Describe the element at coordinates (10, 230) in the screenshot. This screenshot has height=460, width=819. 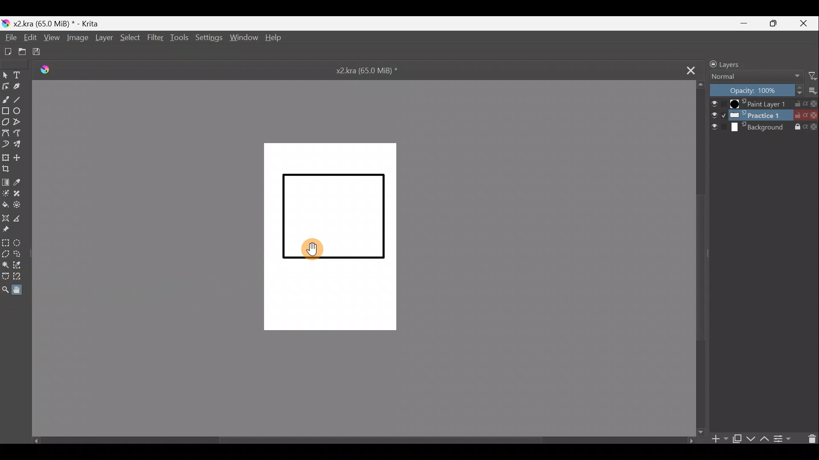
I see `Reference images tool` at that location.